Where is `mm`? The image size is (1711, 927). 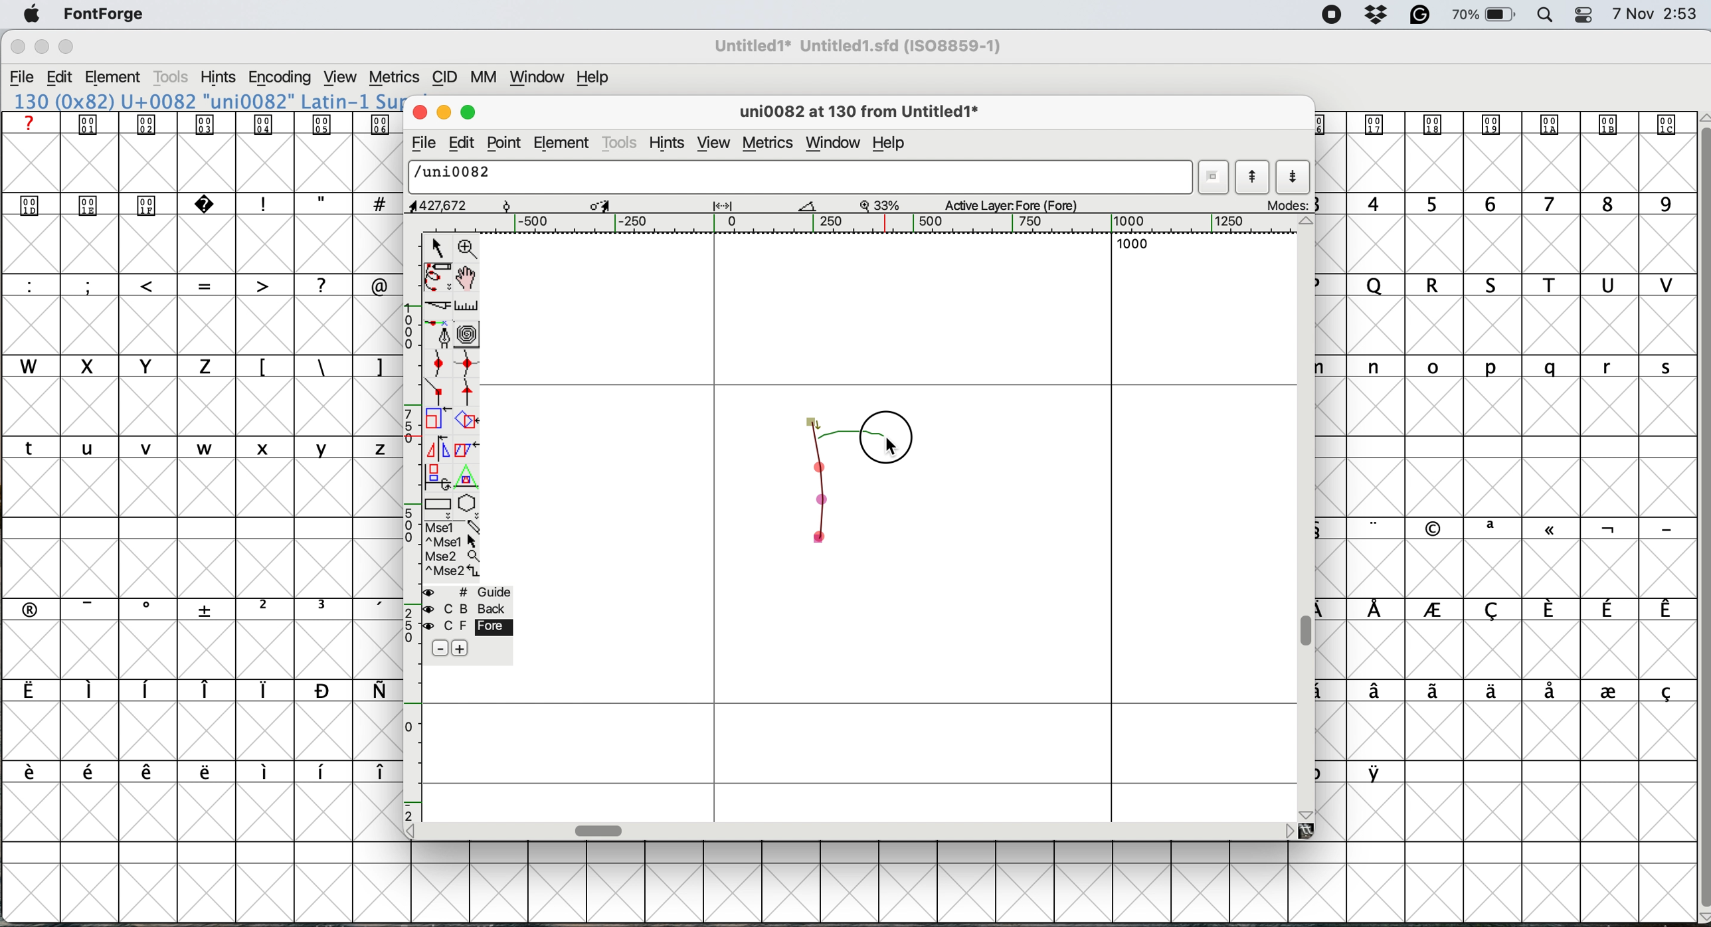
mm is located at coordinates (488, 79).